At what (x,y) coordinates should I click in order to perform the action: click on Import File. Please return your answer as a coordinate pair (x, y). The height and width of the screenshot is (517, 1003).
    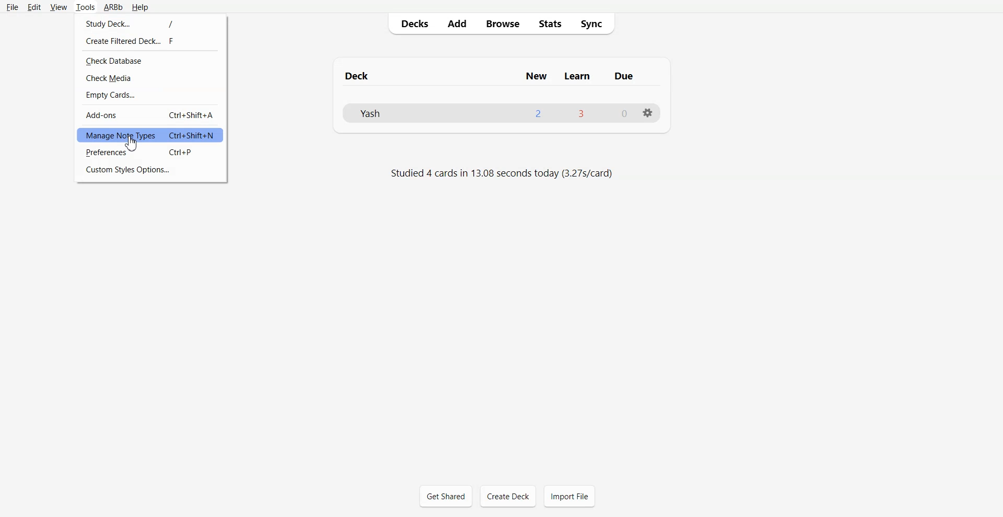
    Looking at the image, I should click on (569, 496).